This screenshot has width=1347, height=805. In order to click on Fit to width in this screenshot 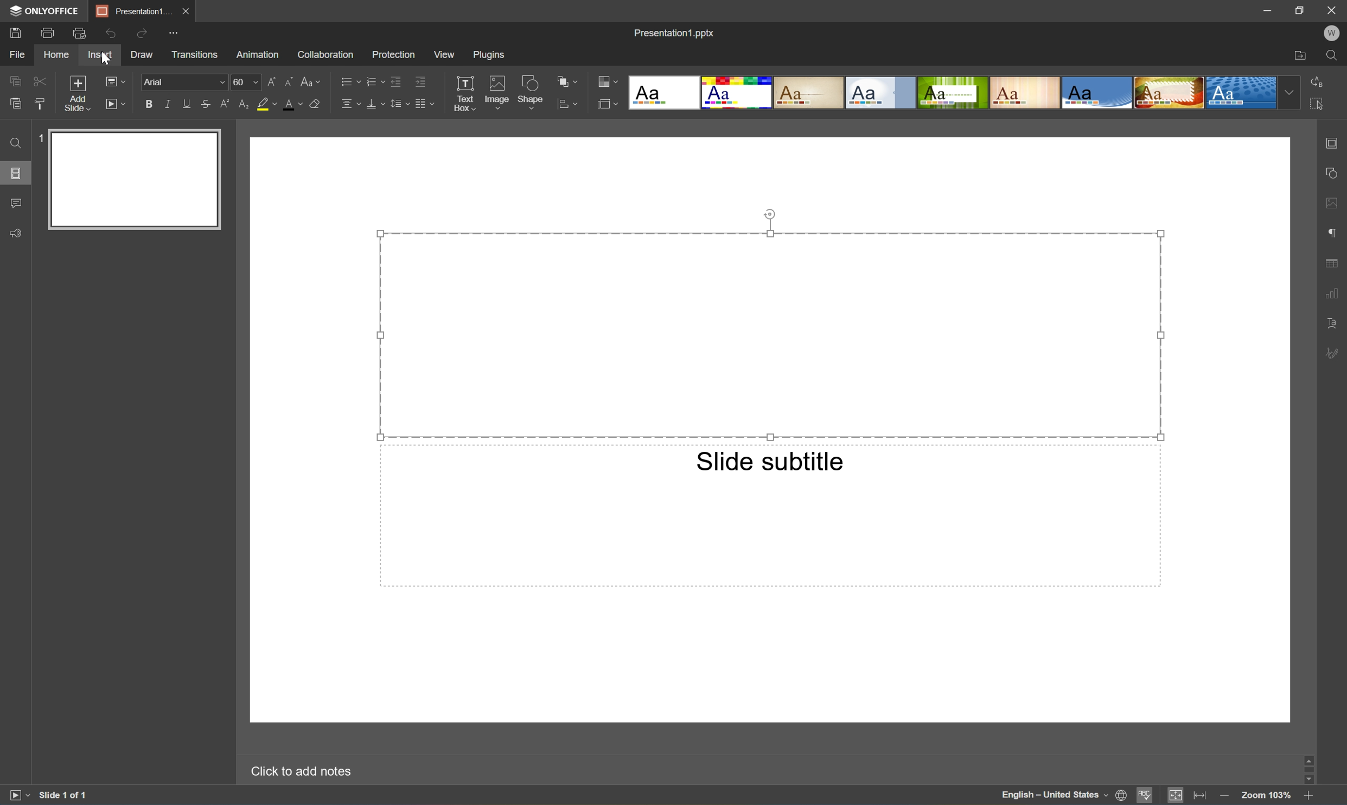, I will do `click(1202, 794)`.